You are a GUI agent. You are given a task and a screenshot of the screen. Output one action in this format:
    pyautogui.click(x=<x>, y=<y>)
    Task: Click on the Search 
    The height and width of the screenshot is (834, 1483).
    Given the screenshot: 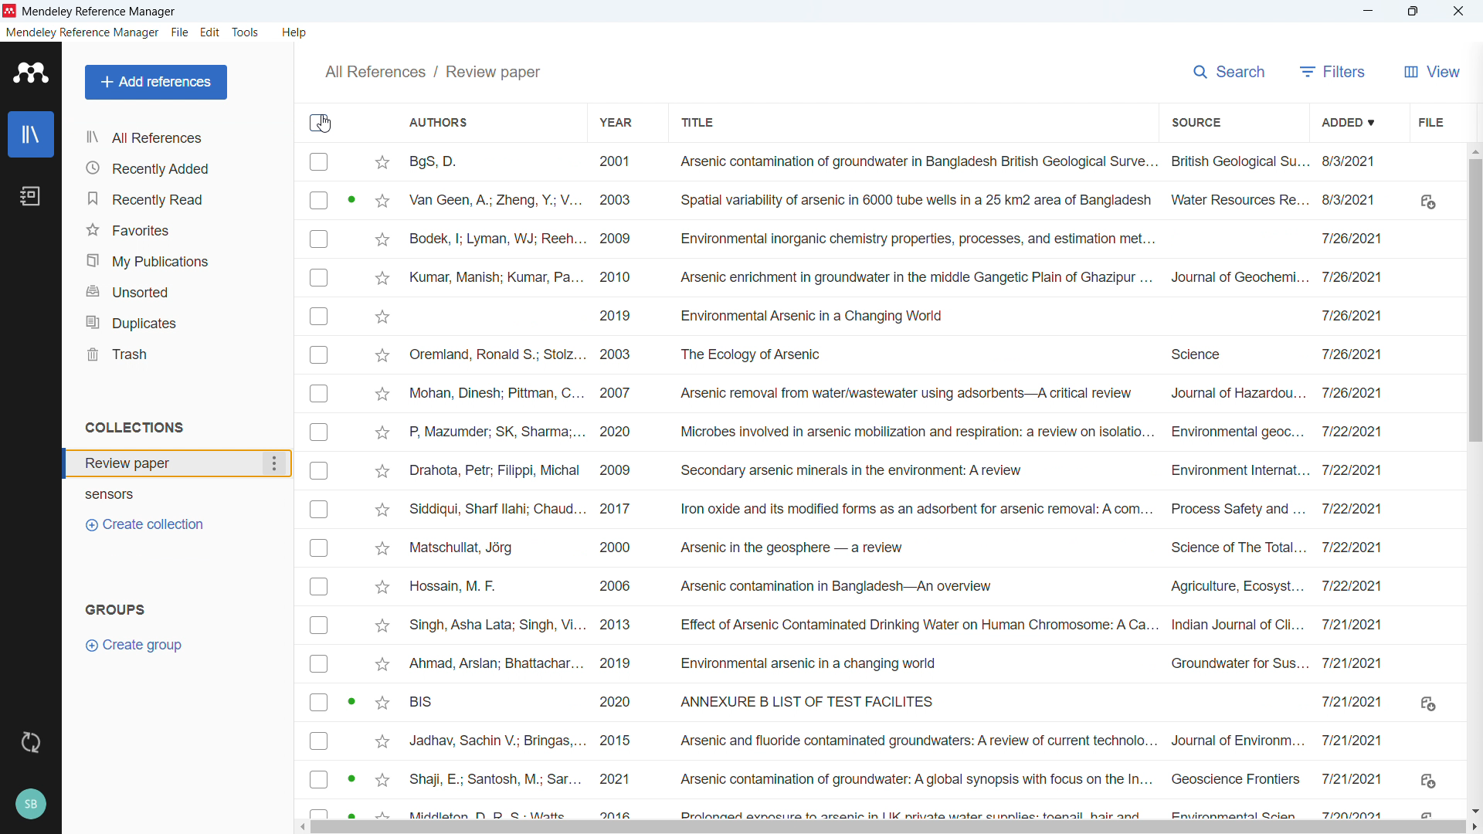 What is the action you would take?
    pyautogui.click(x=1230, y=69)
    